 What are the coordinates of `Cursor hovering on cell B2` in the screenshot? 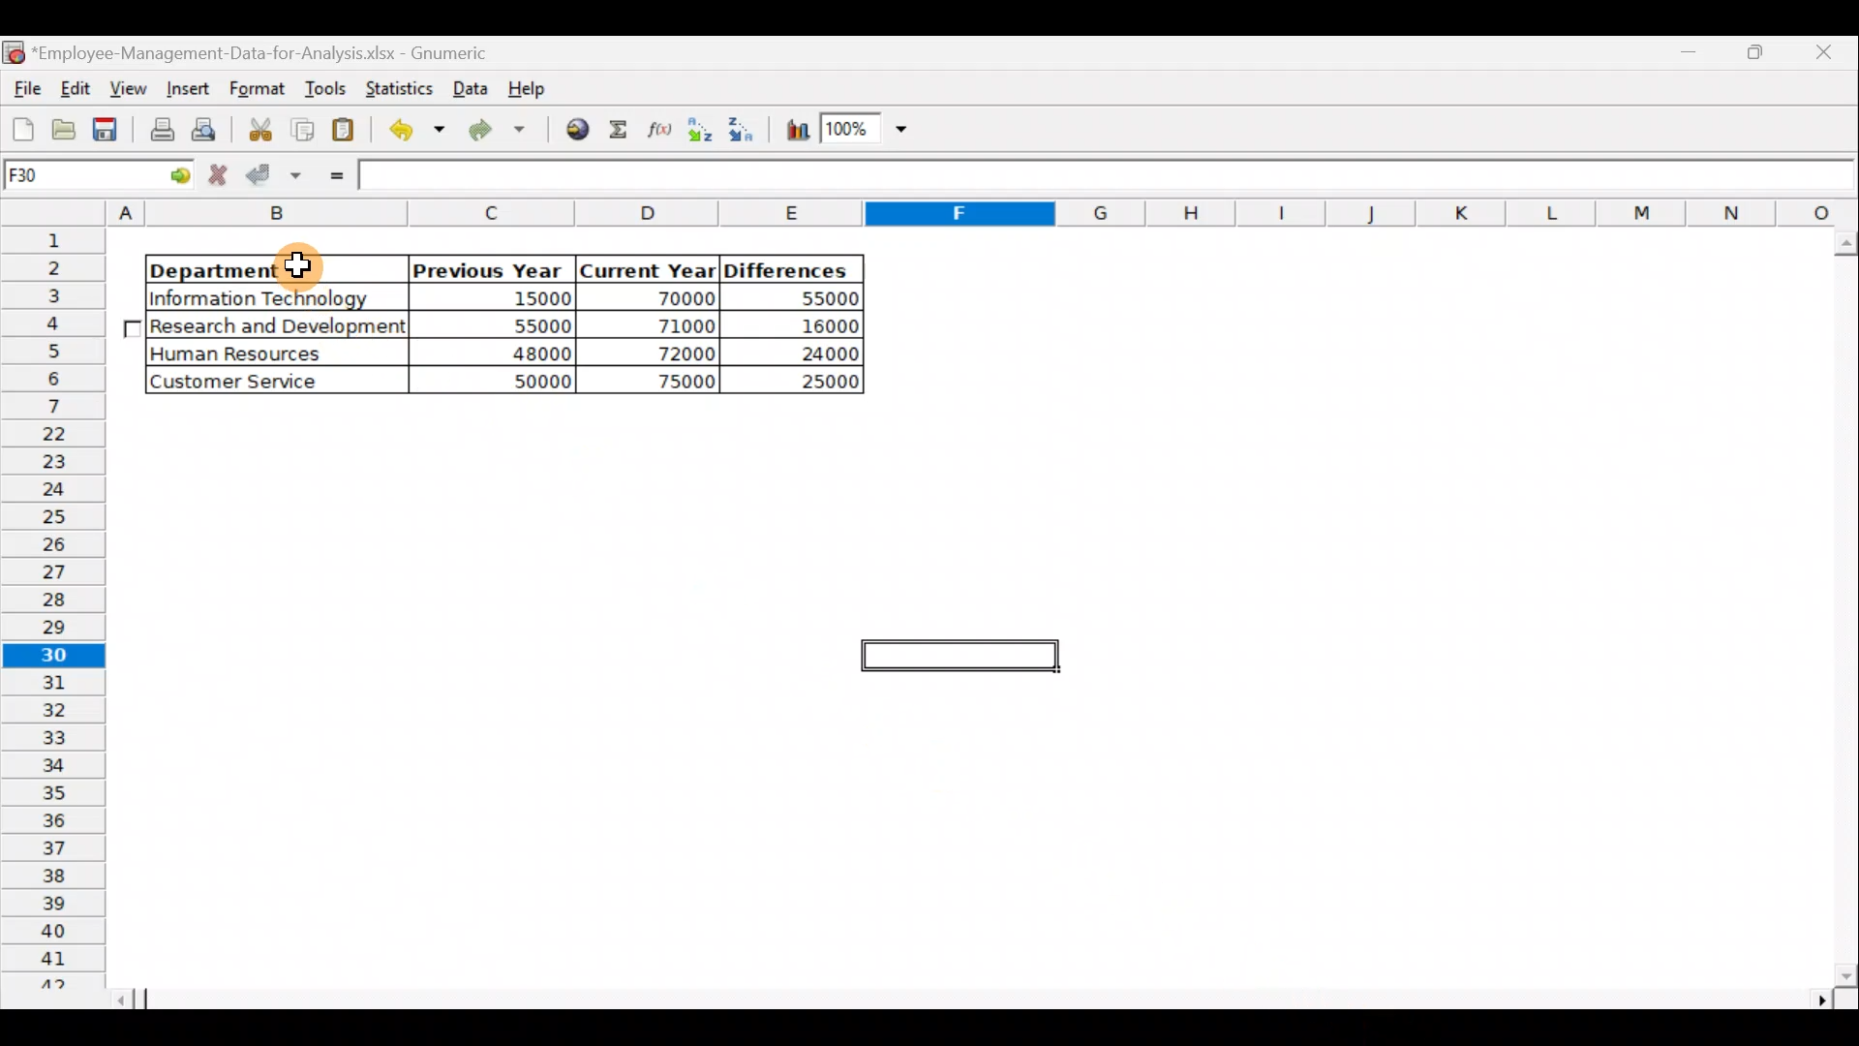 It's located at (295, 261).